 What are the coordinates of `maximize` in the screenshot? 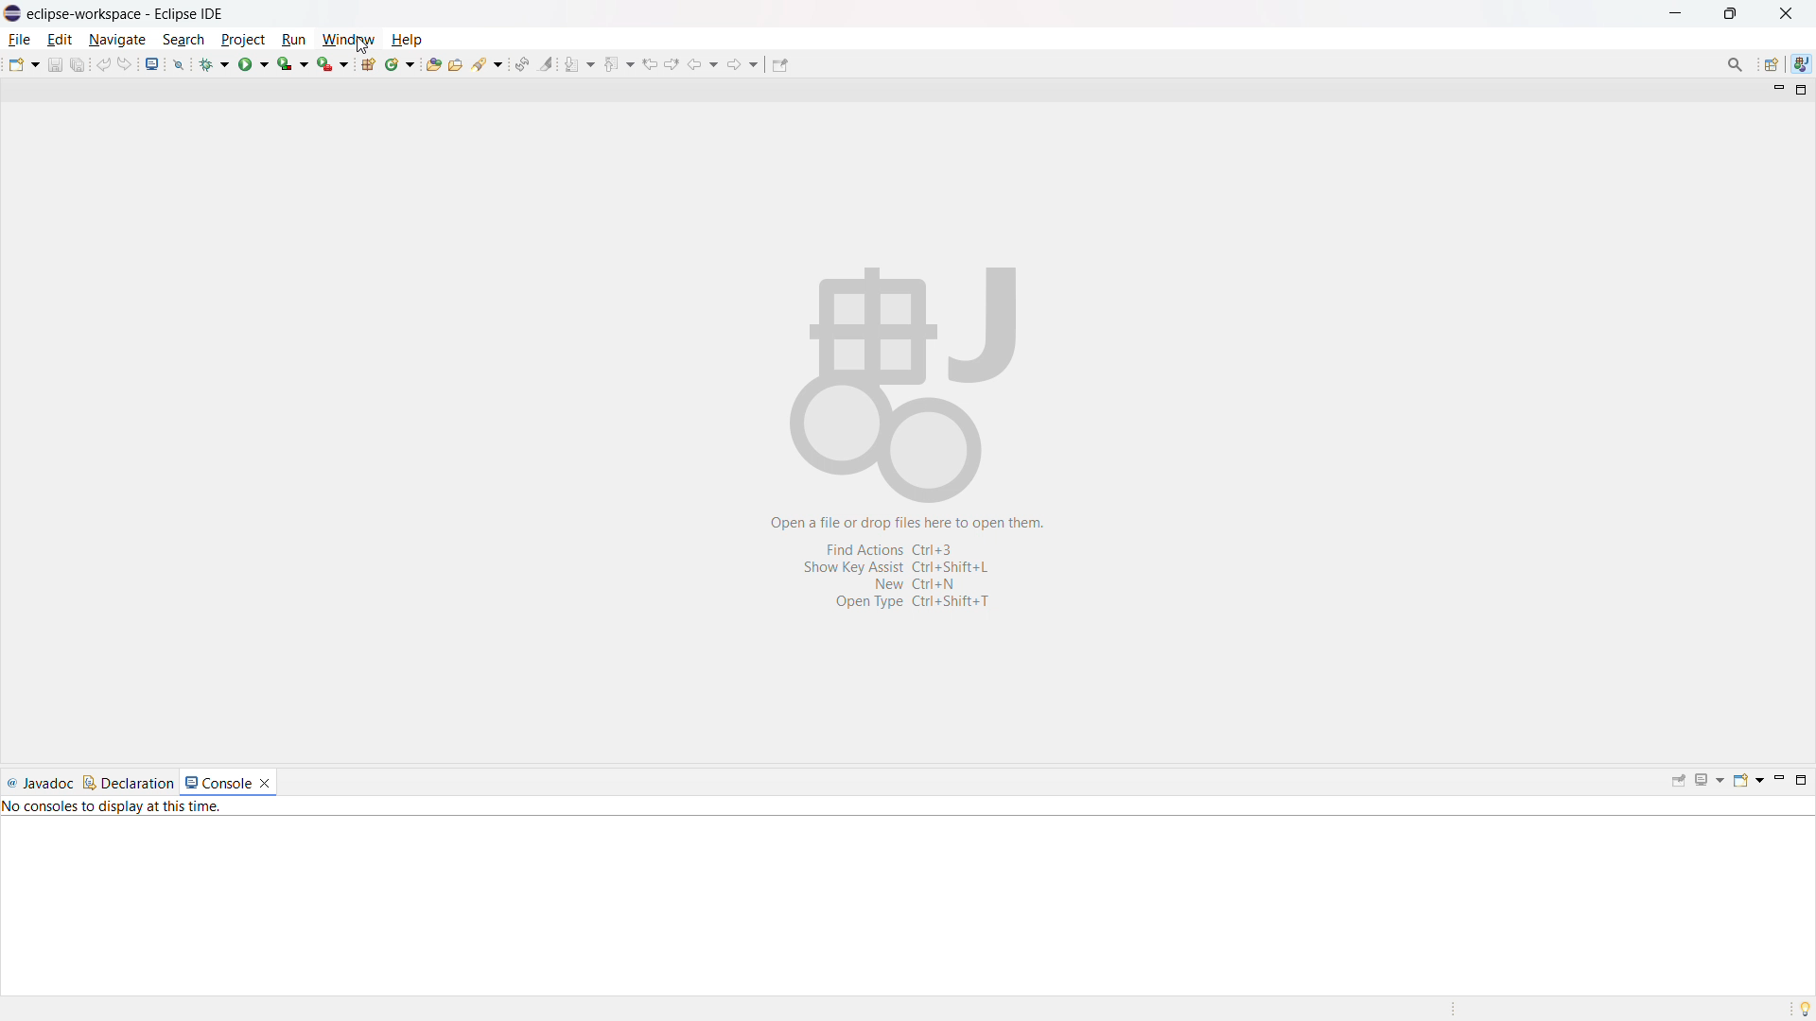 It's located at (1729, 14).